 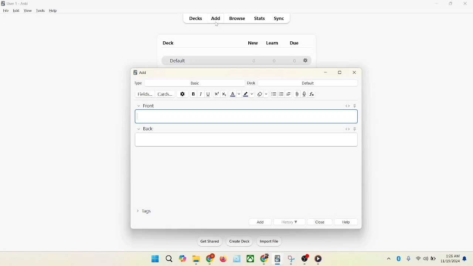 I want to click on underline, so click(x=208, y=94).